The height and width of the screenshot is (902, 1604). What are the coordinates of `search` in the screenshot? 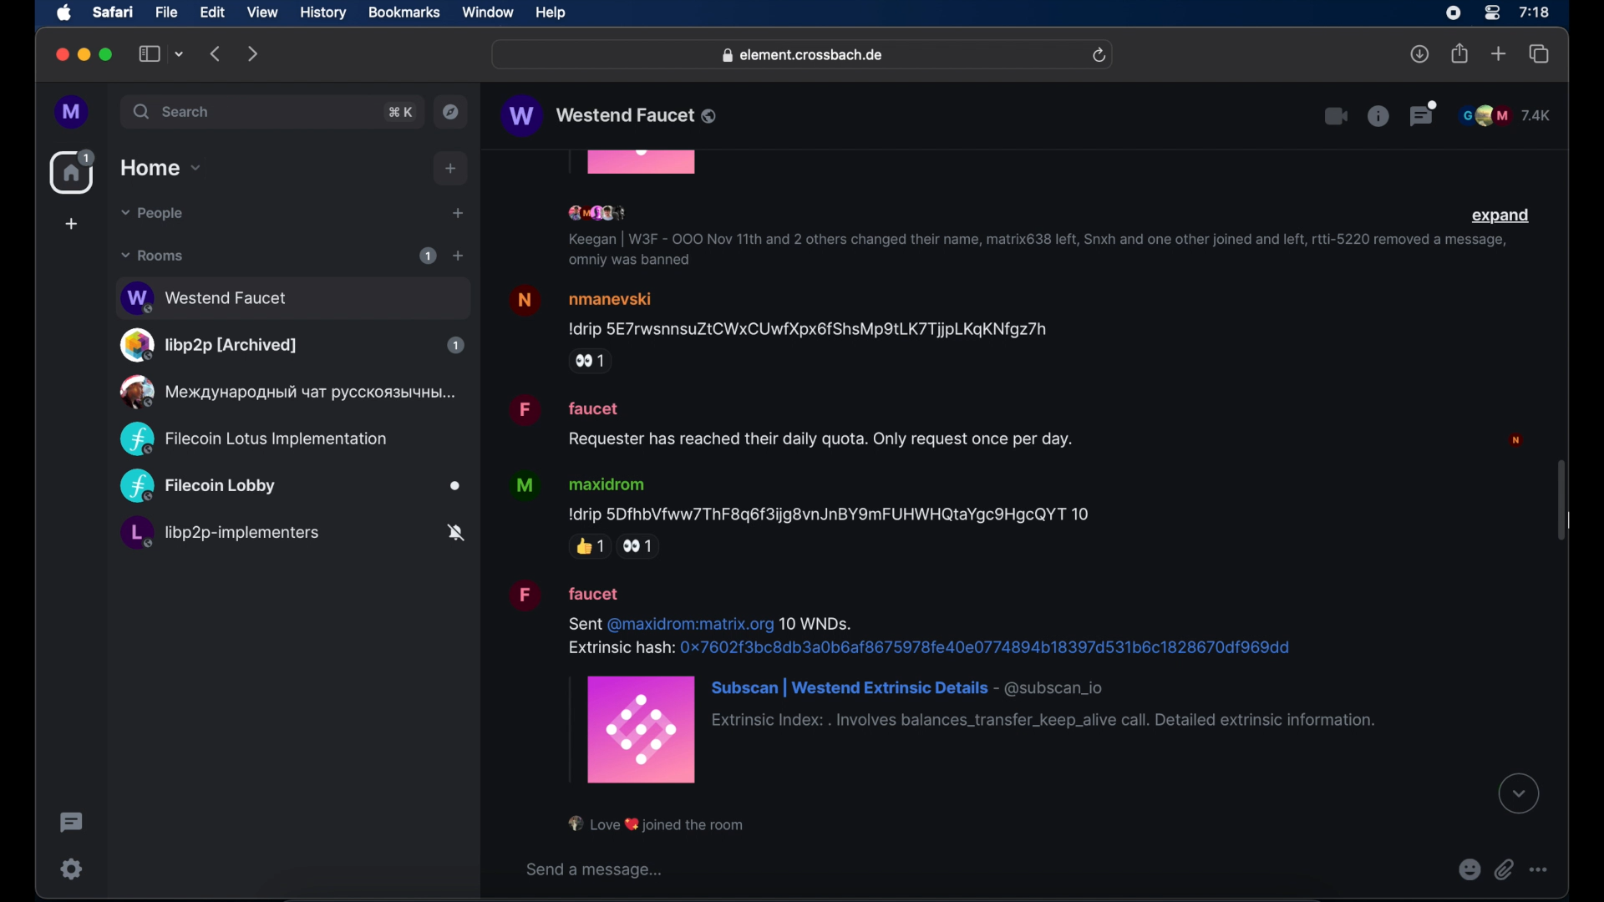 It's located at (173, 111).